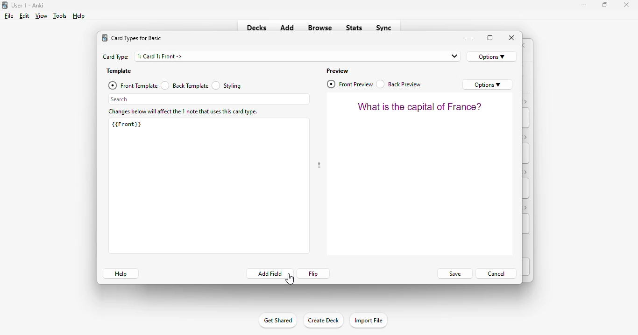 Image resolution: width=638 pixels, height=335 pixels. Describe the element at coordinates (488, 84) in the screenshot. I see `options` at that location.